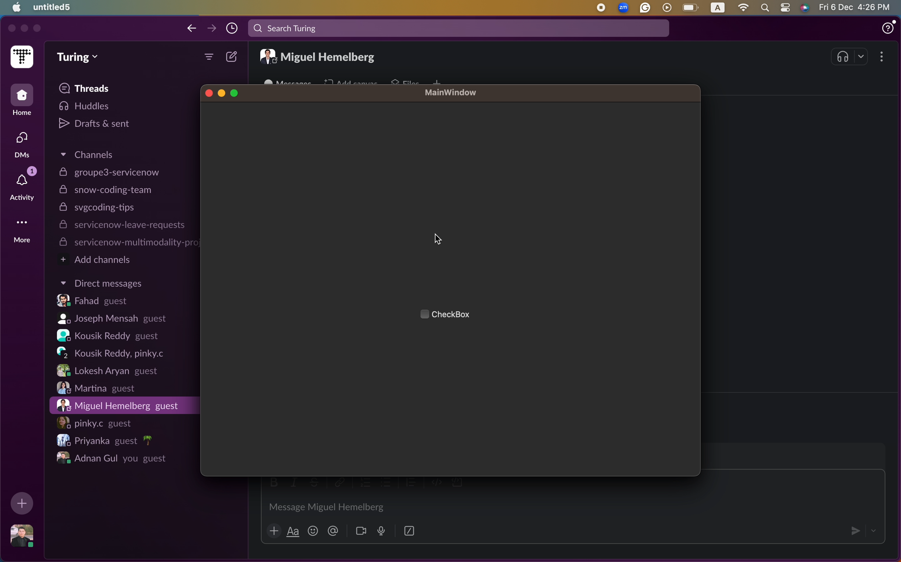  I want to click on data and time, so click(857, 7).